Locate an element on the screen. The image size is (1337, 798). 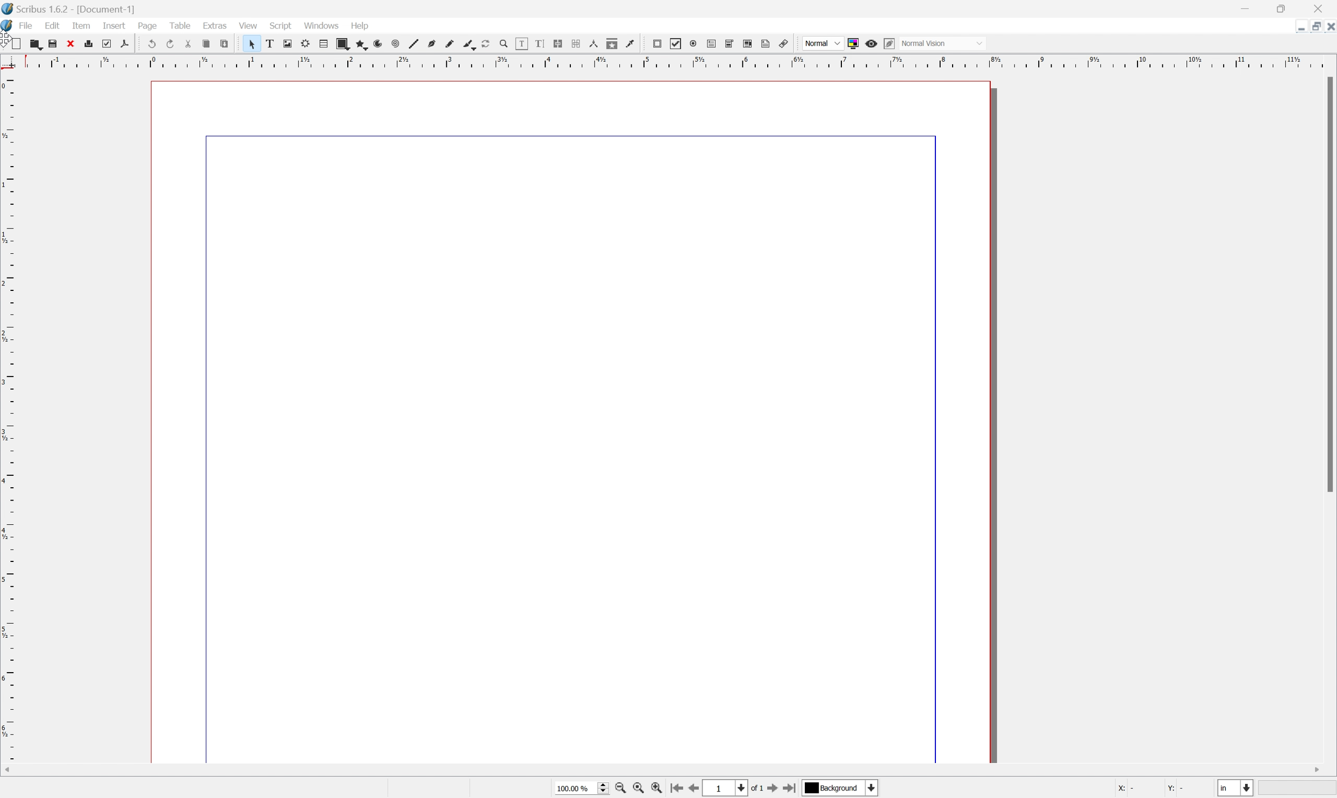
zoom out is located at coordinates (621, 790).